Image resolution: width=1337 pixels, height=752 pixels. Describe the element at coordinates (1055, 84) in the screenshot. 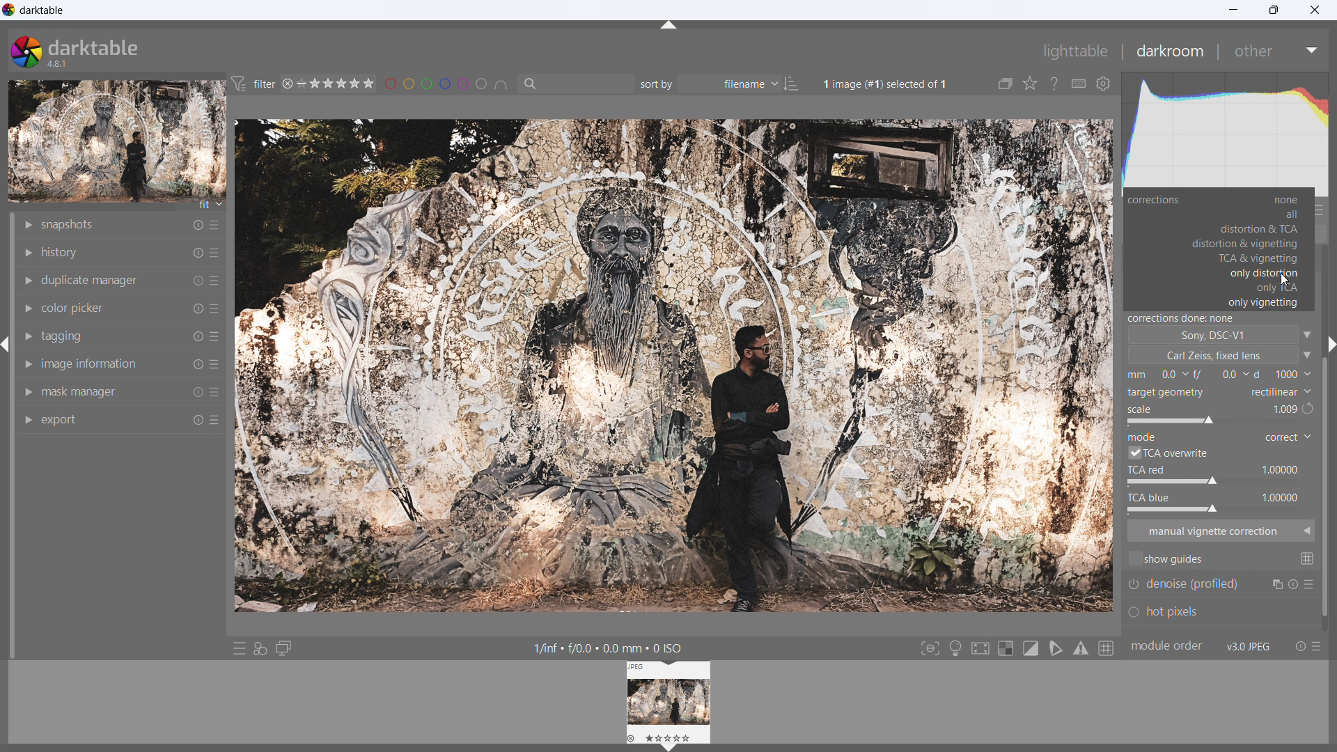

I see `enable this and click on a control element to get online help` at that location.